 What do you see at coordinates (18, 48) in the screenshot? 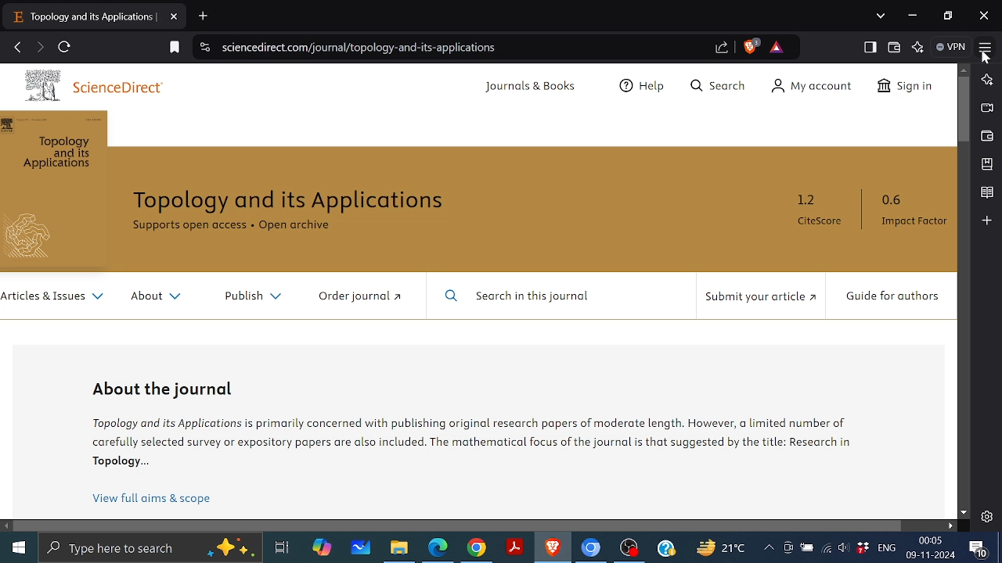
I see `Go back to previpous page` at bounding box center [18, 48].